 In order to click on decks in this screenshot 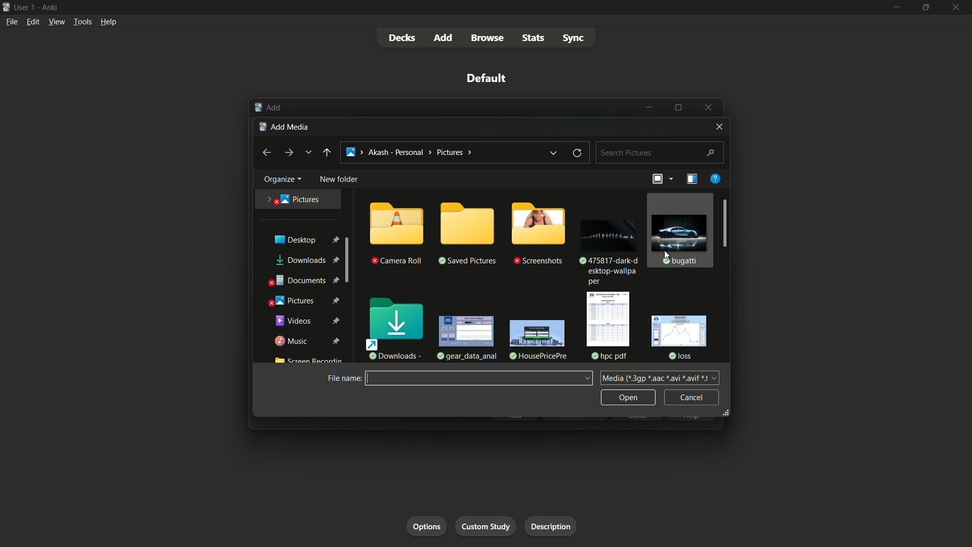, I will do `click(402, 38)`.